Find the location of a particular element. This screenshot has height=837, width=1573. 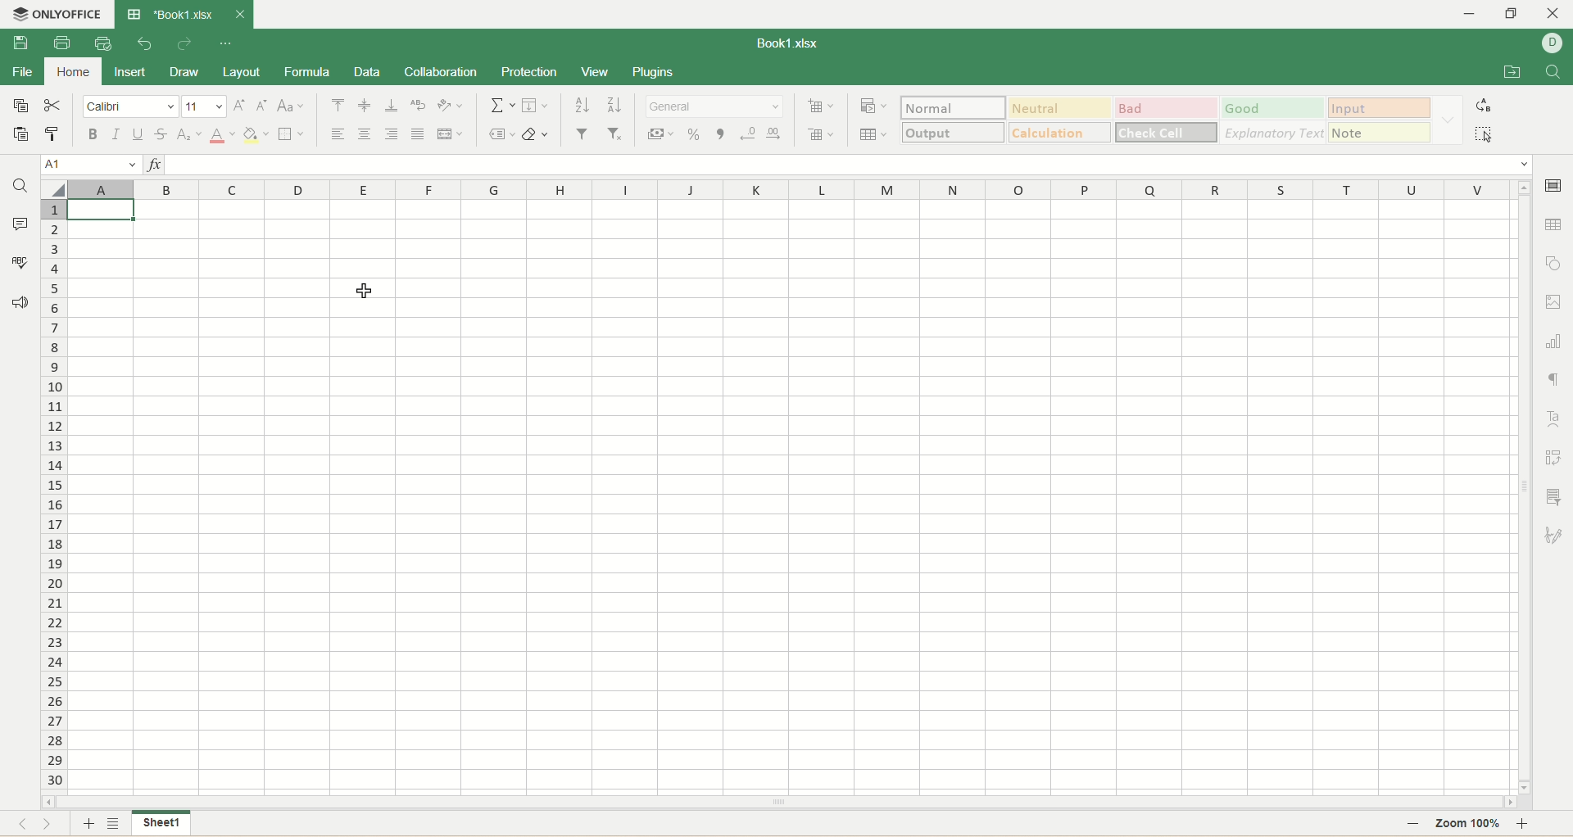

percent style is located at coordinates (695, 134).